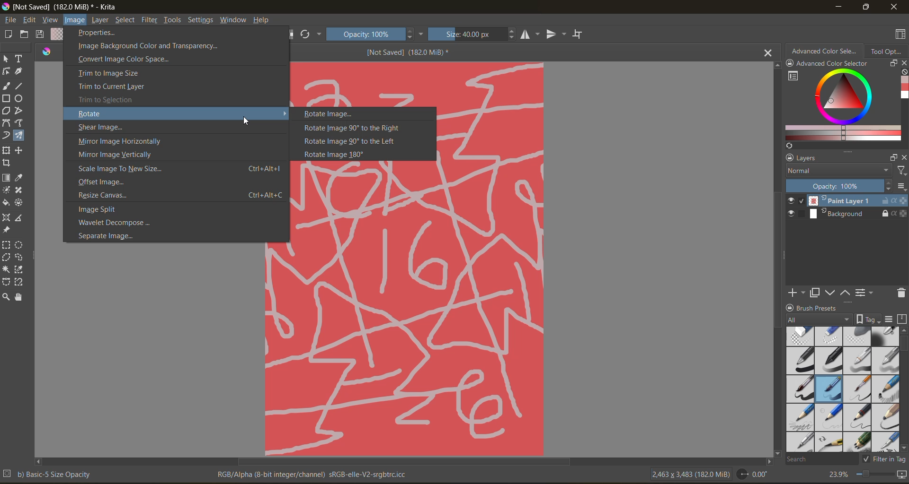  Describe the element at coordinates (865, 293) in the screenshot. I see `view or change layer` at that location.